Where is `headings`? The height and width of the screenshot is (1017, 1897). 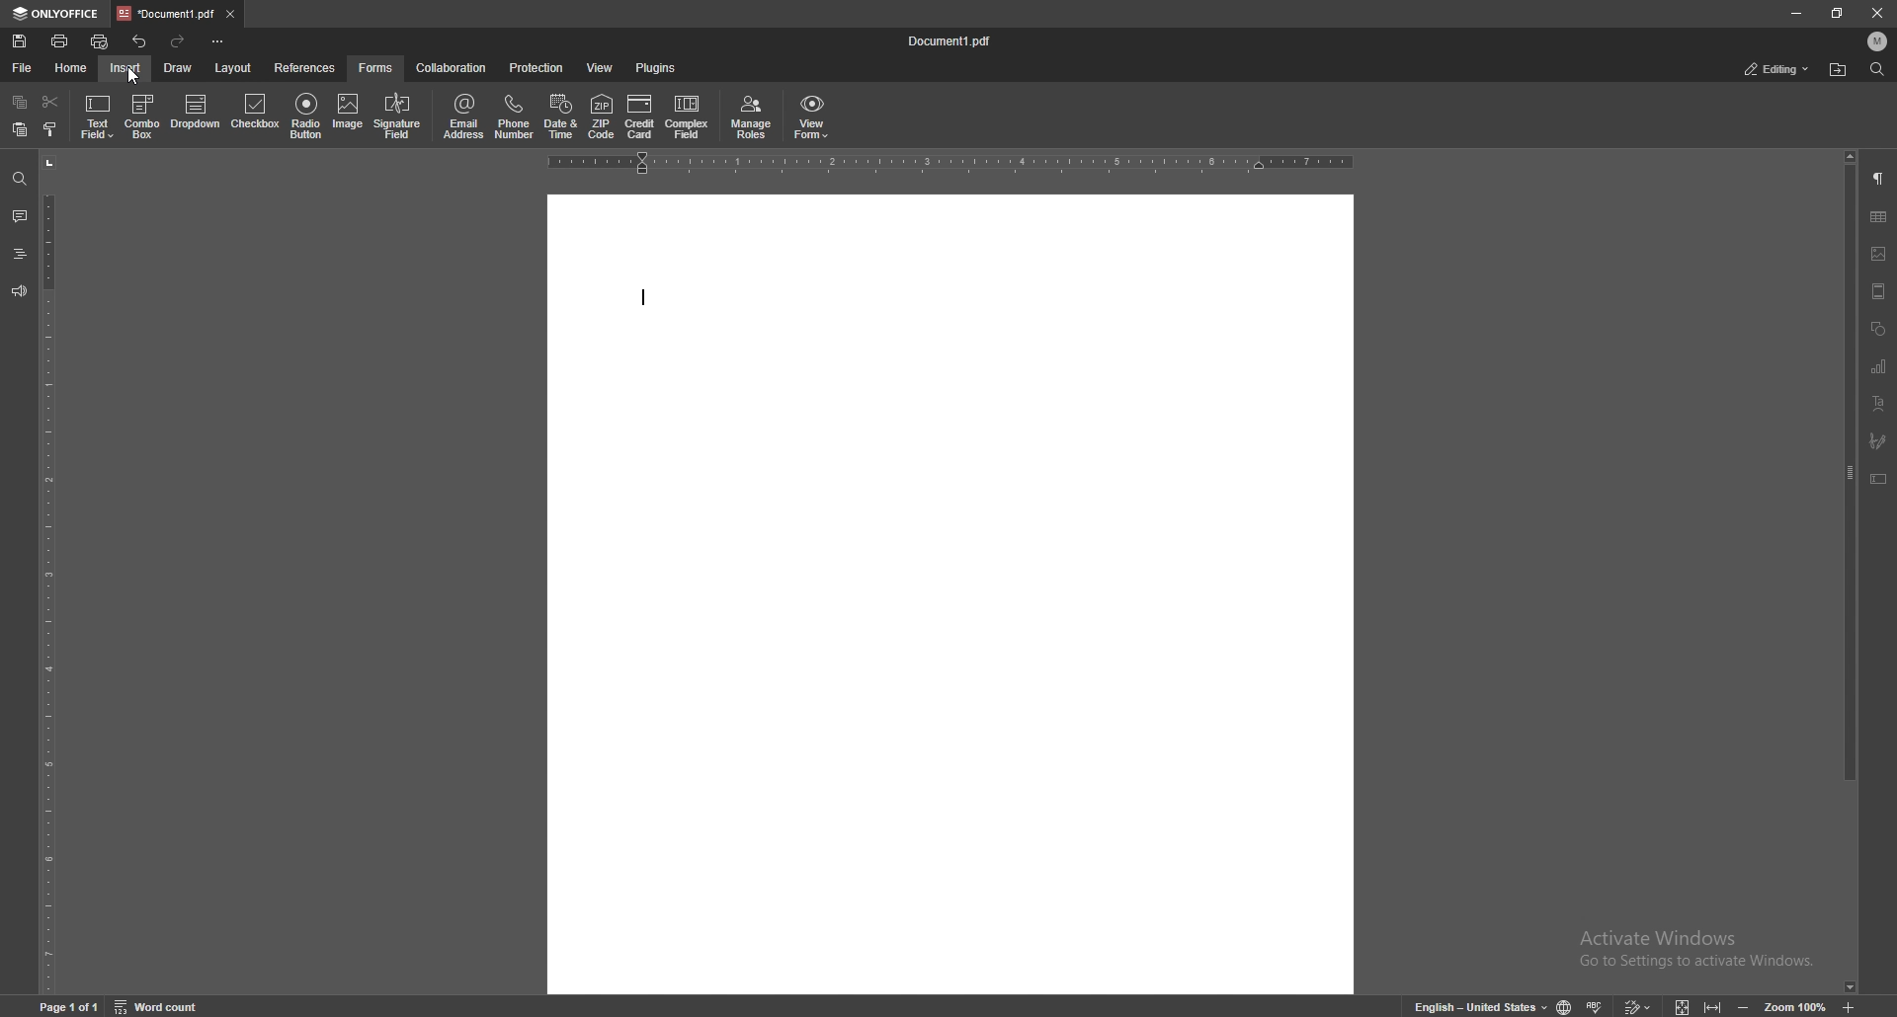
headings is located at coordinates (20, 254).